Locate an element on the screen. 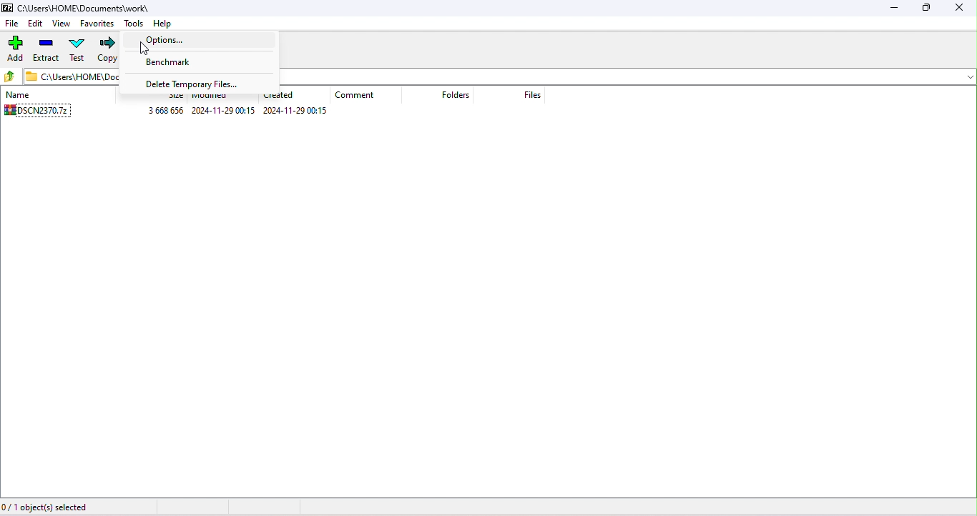  tools is located at coordinates (134, 24).